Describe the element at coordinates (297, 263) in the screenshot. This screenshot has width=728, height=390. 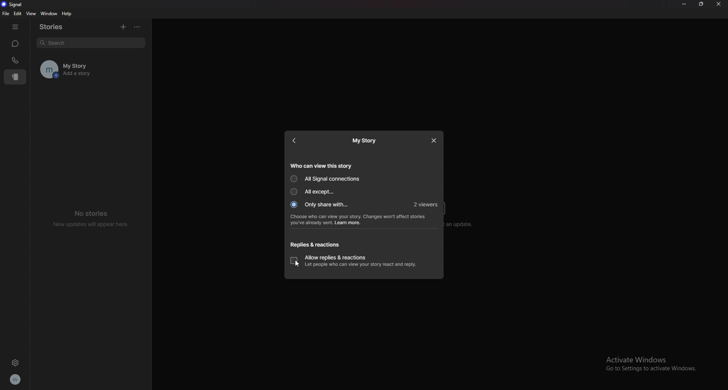
I see `cursor` at that location.